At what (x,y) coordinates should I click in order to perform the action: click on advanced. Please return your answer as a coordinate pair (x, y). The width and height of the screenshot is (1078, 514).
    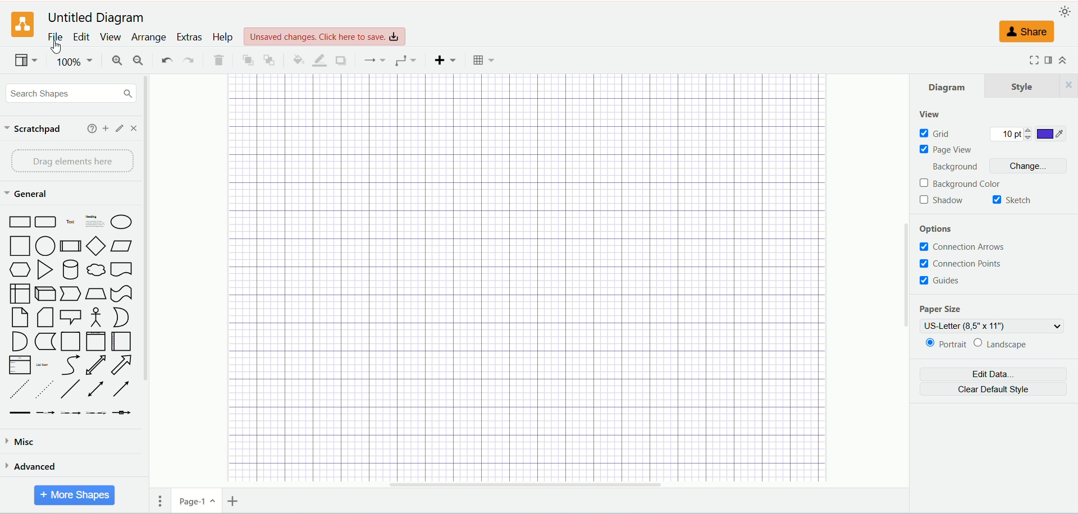
    Looking at the image, I should click on (68, 466).